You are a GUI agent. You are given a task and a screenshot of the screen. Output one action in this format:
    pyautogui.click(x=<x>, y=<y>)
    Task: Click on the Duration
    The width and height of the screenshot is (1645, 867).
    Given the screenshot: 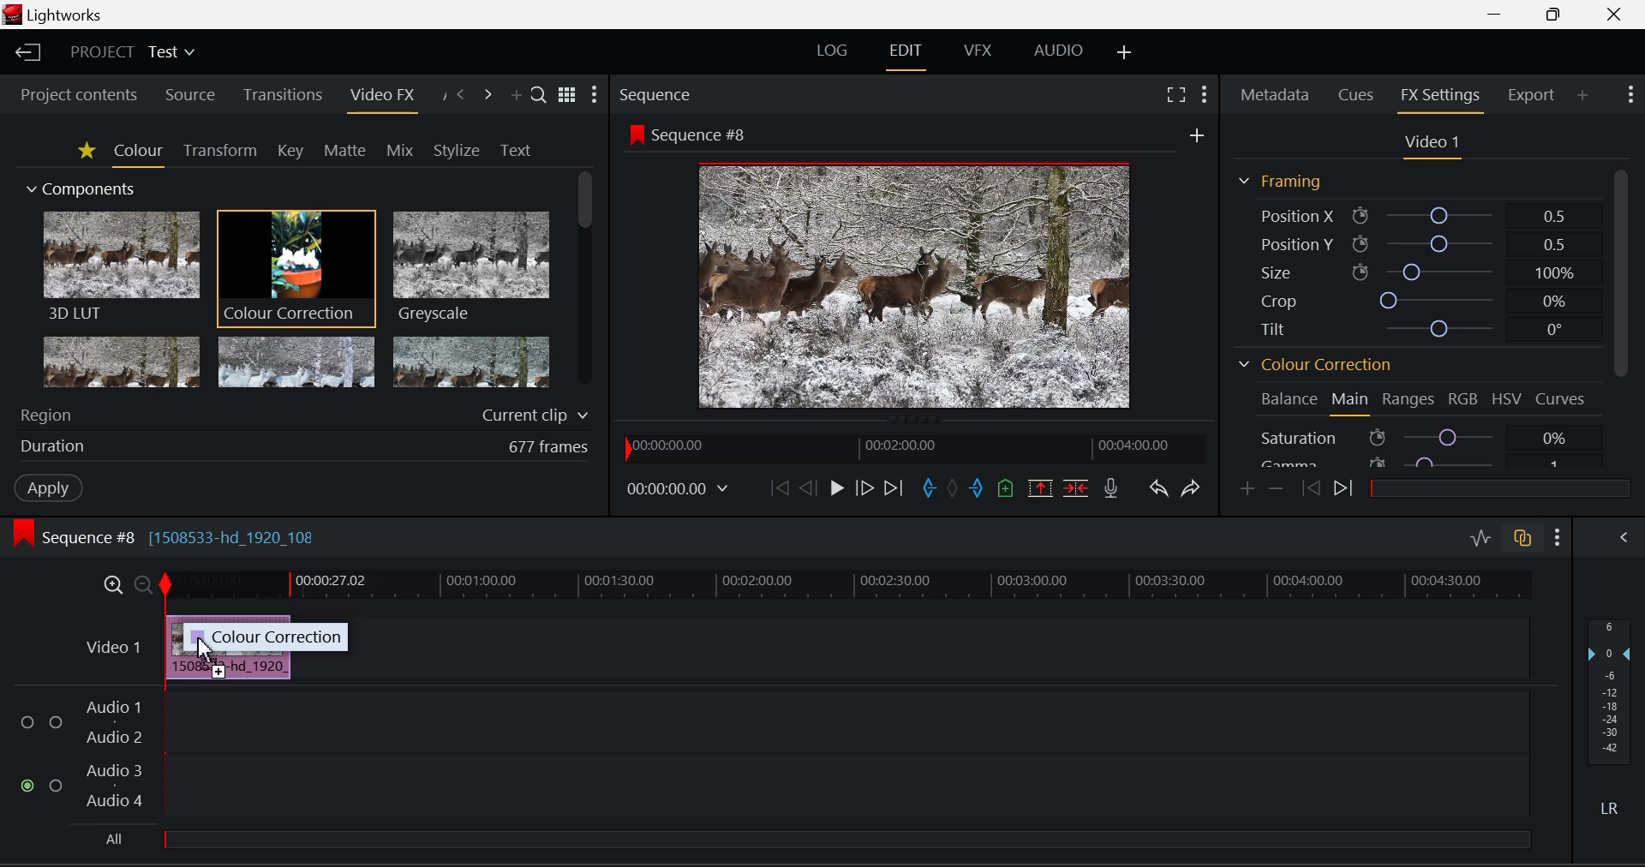 What is the action you would take?
    pyautogui.click(x=303, y=445)
    